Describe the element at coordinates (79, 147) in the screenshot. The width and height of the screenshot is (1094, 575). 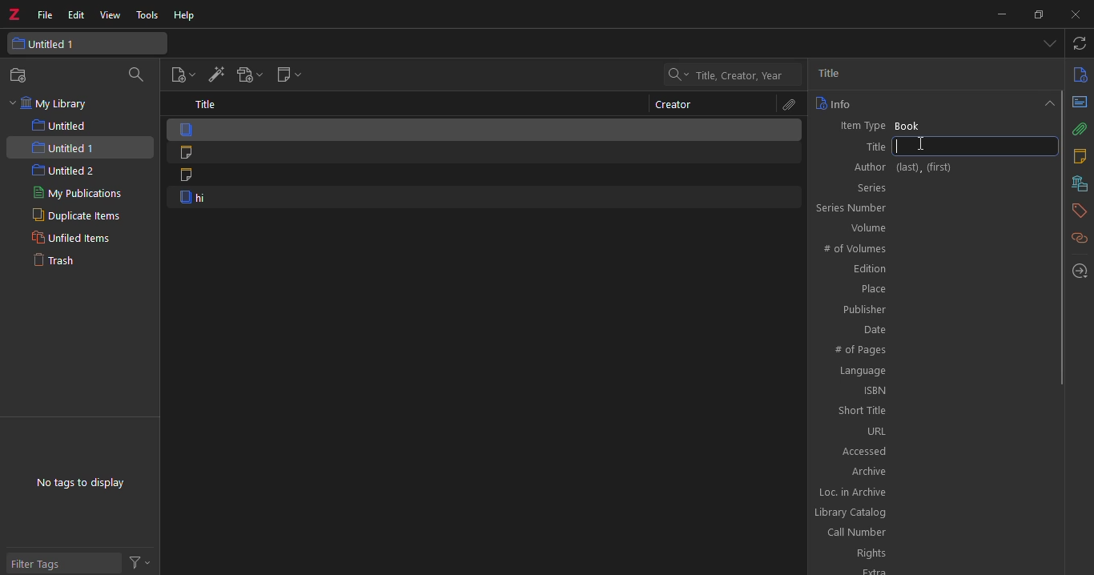
I see `selected untitled 1` at that location.